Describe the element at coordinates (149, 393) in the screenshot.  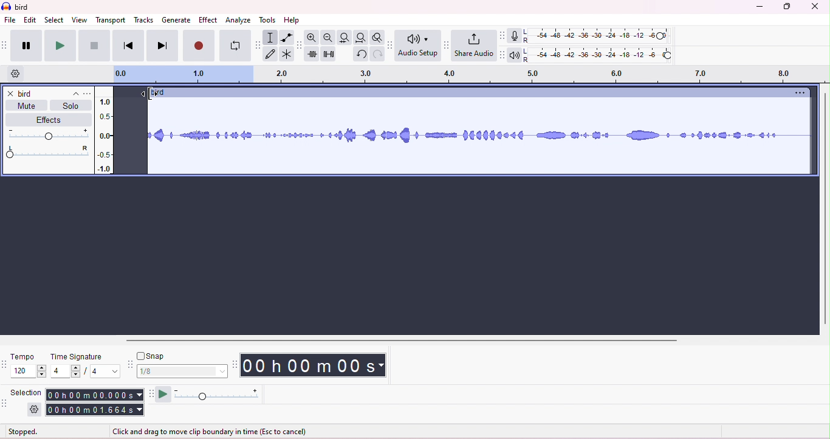
I see `play at speed tool bar` at that location.